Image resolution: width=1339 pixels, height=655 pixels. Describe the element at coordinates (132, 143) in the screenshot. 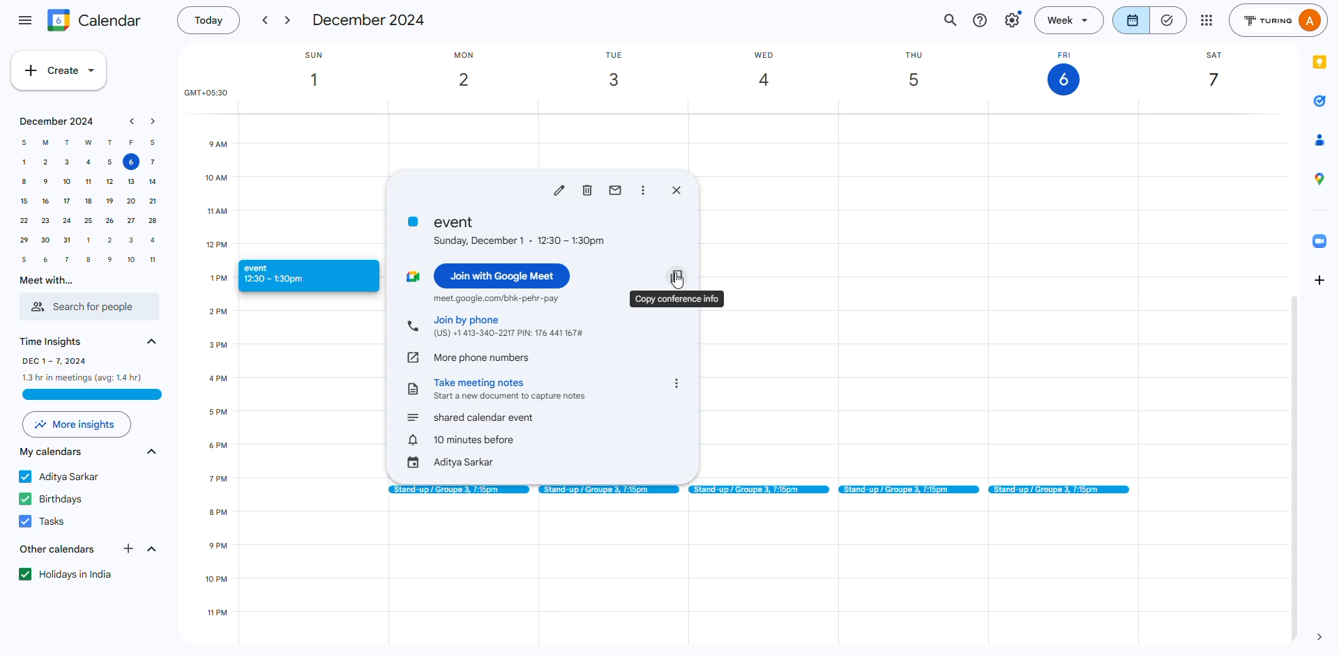

I see `F` at that location.